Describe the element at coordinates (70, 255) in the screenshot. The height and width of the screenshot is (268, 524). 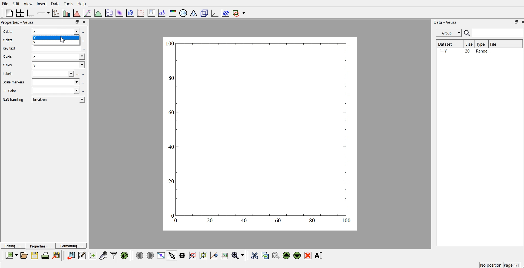
I see `Enter dataset into Veusz` at that location.